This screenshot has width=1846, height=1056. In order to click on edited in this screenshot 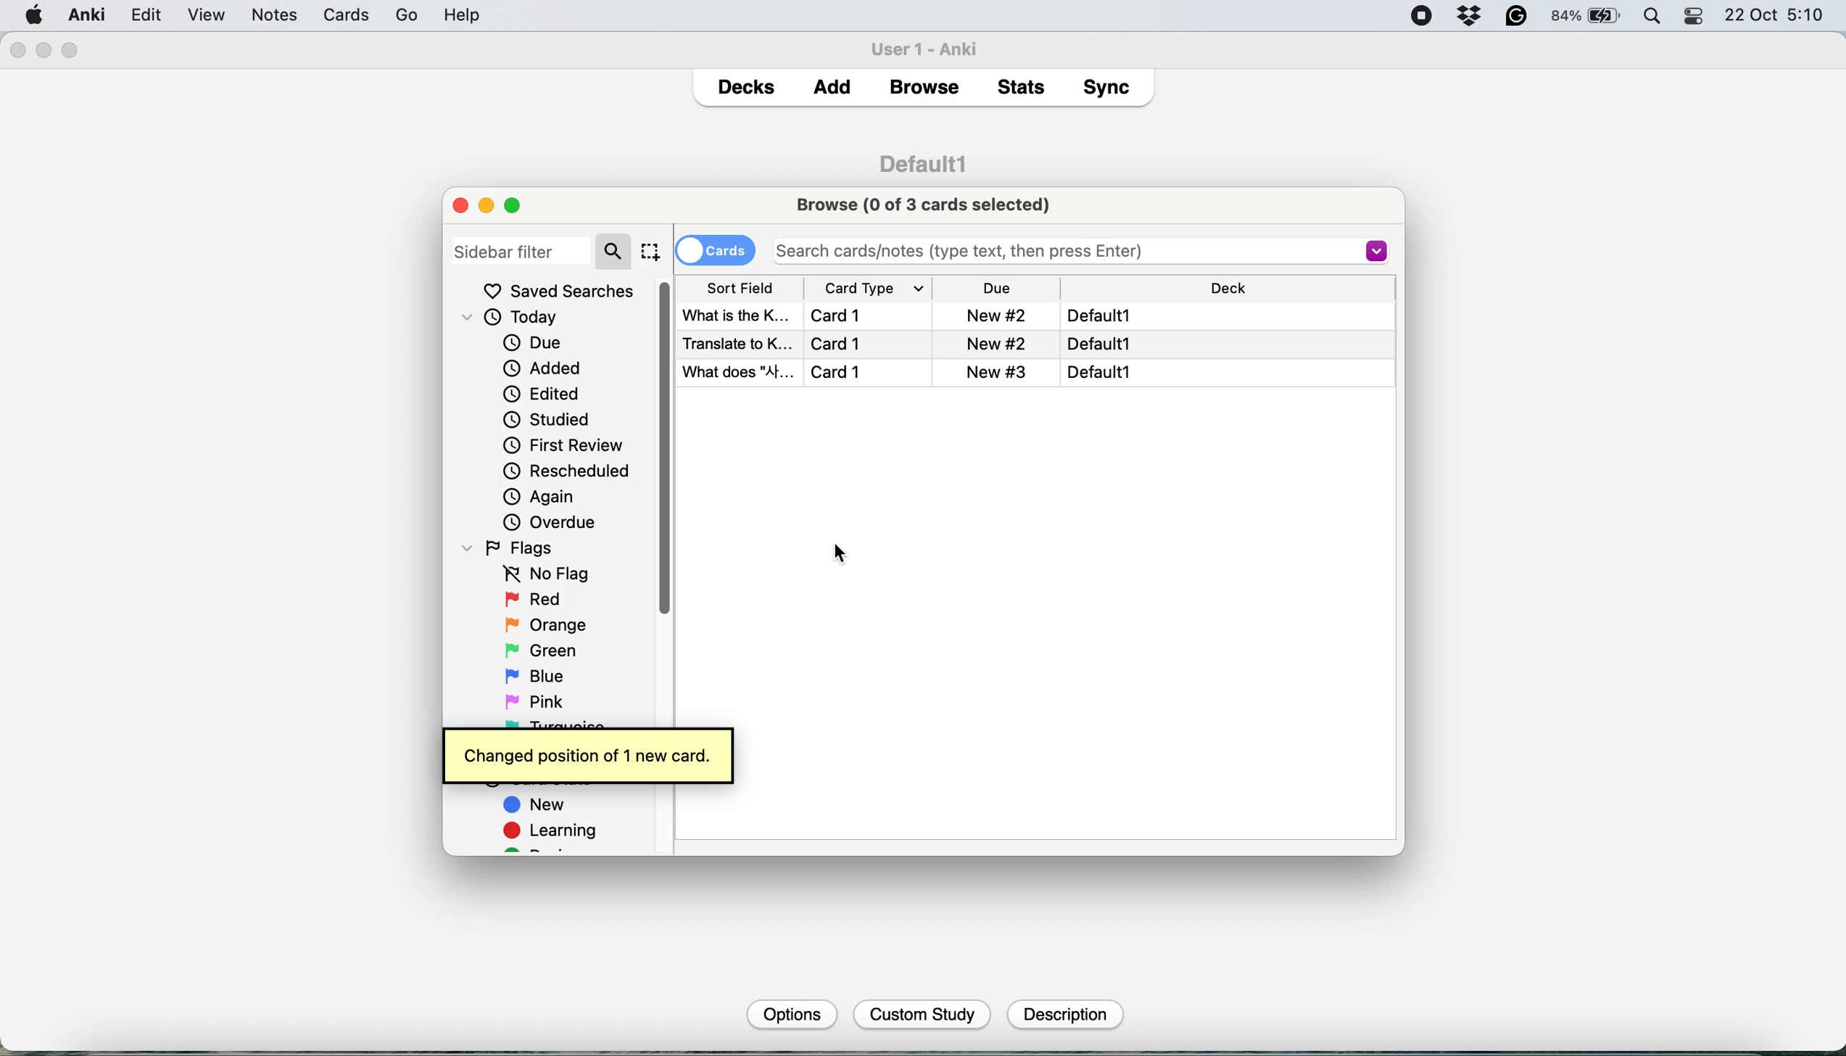, I will do `click(542, 394)`.